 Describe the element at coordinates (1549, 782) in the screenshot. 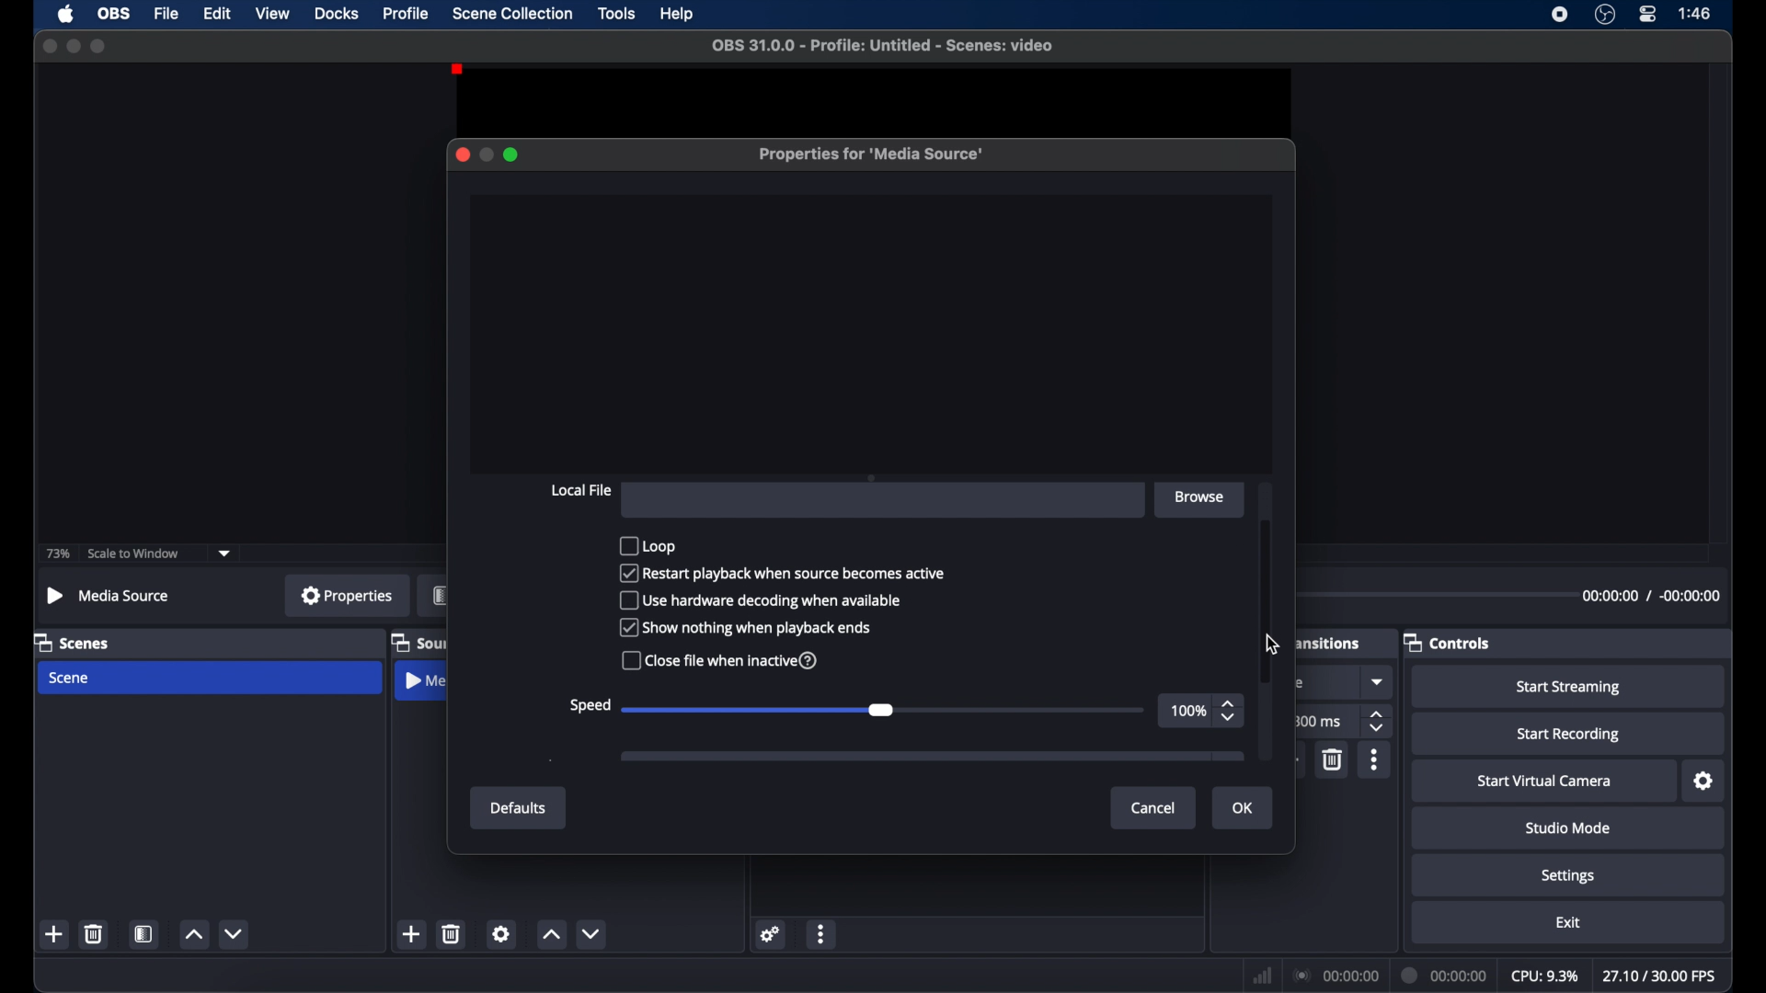

I see `start virtual camera` at that location.